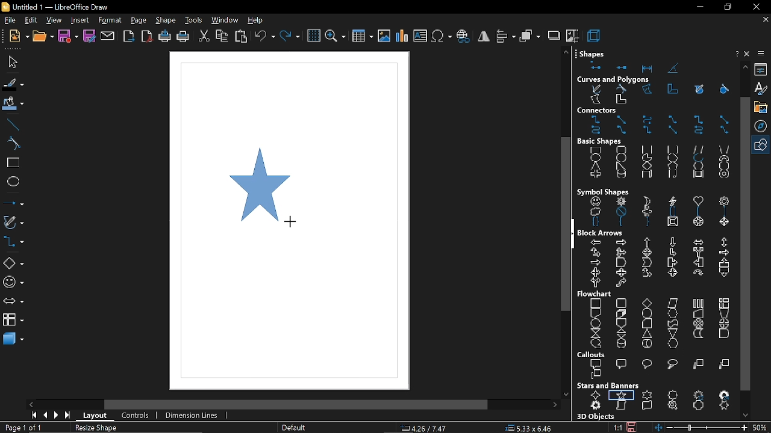 The image size is (771, 433). I want to click on move down, so click(746, 414).